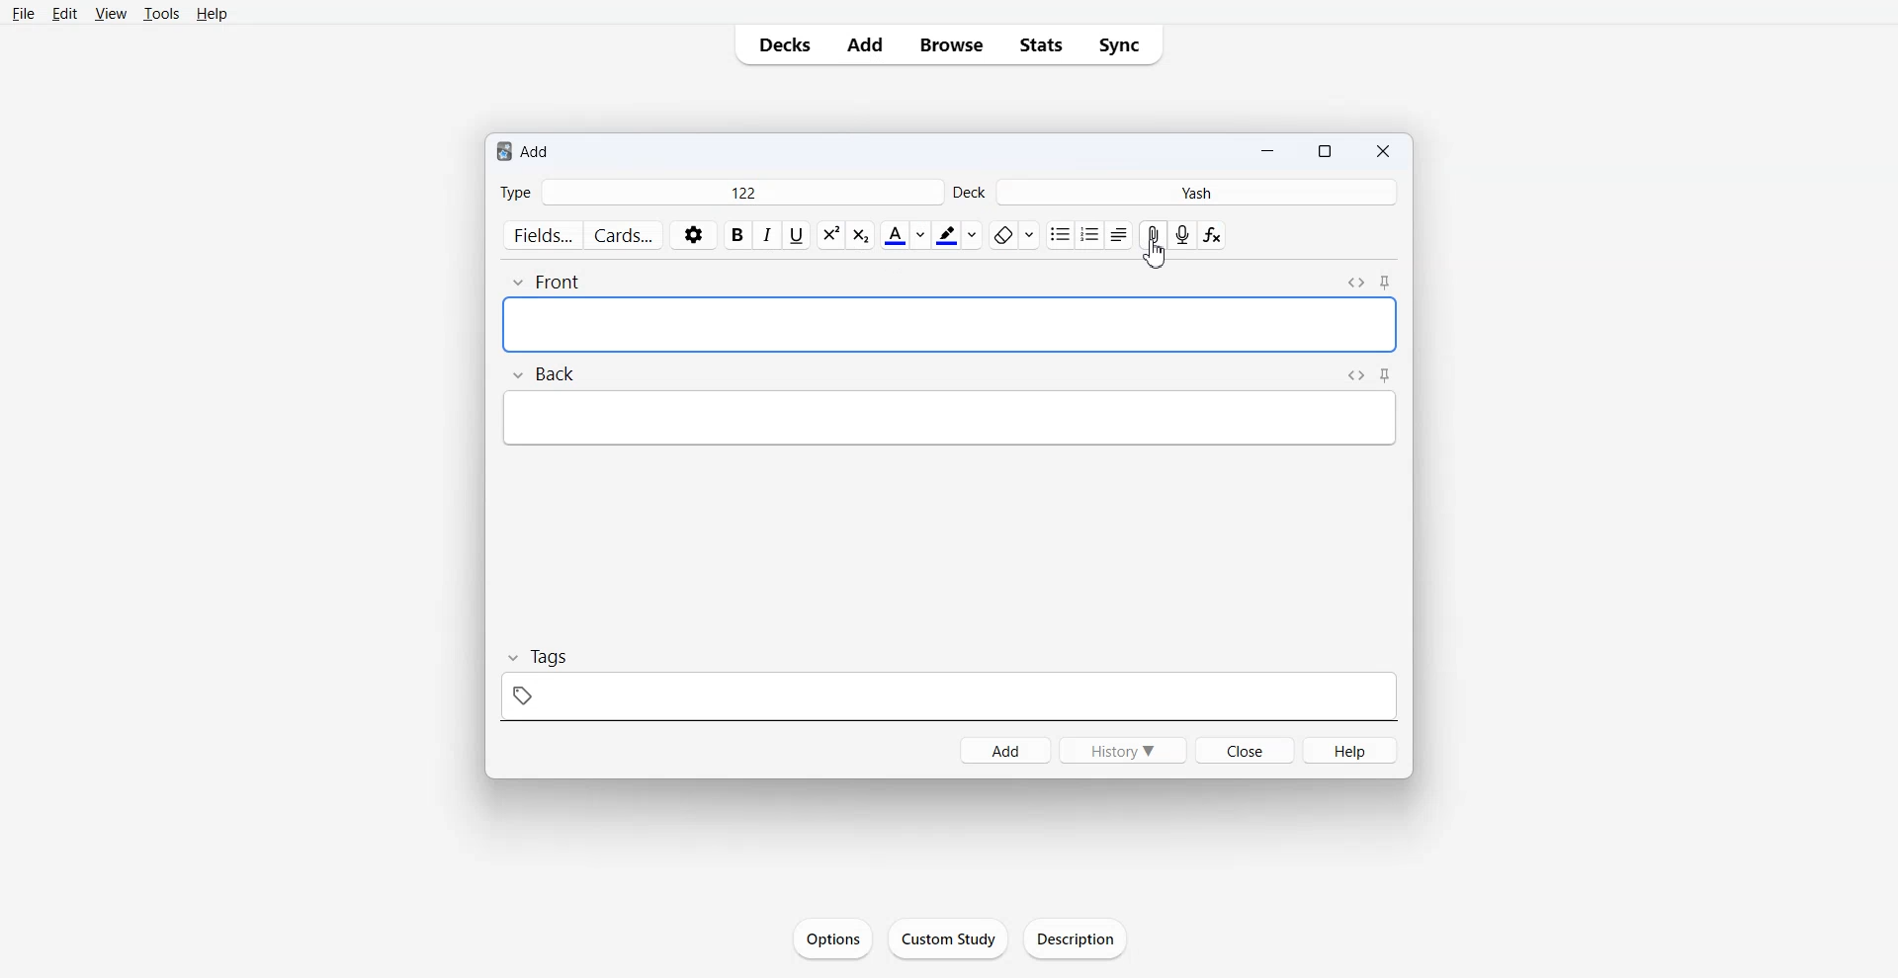  I want to click on Text color, so click(905, 235).